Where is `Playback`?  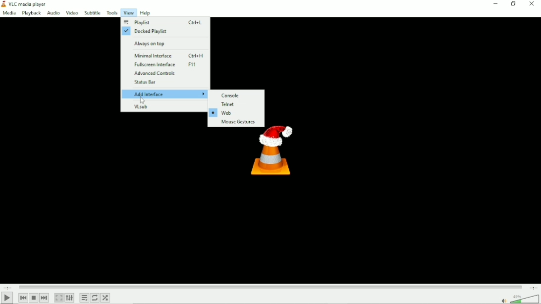
Playback is located at coordinates (31, 13).